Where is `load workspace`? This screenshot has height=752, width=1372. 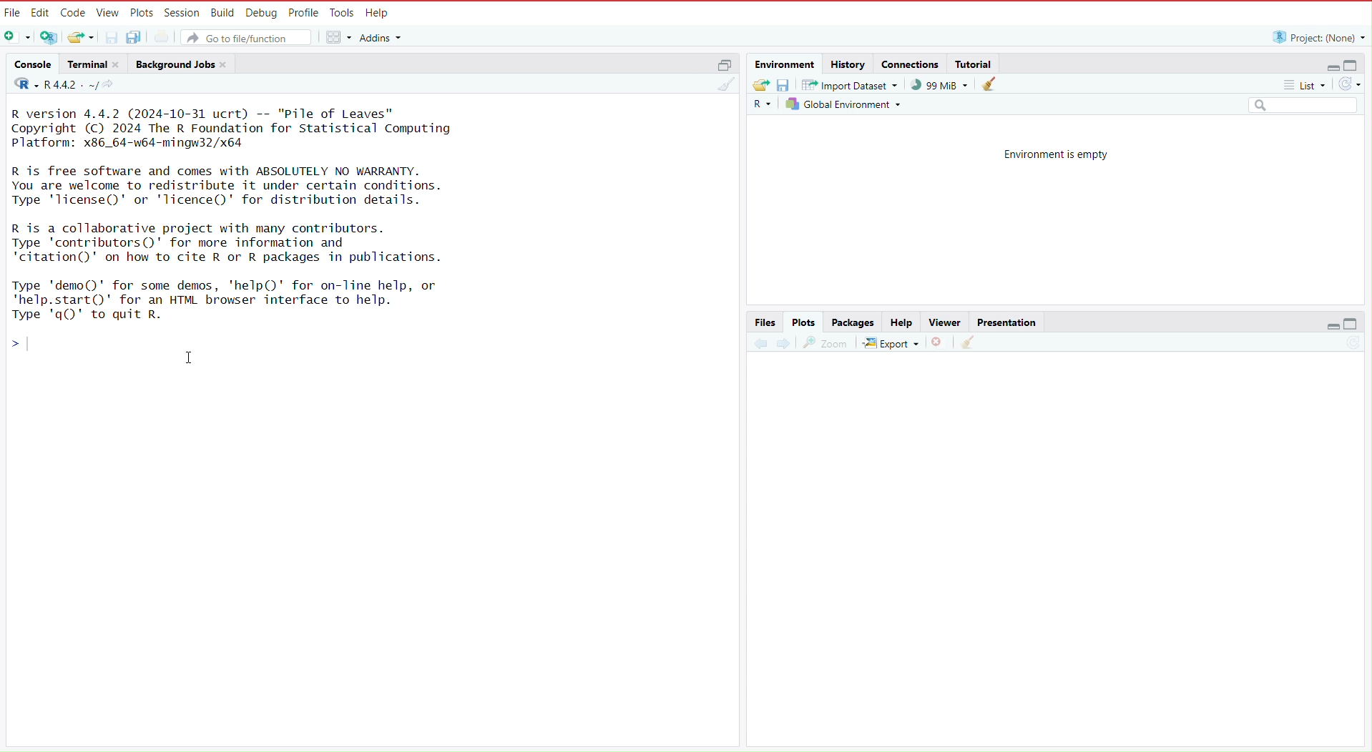
load workspace is located at coordinates (759, 85).